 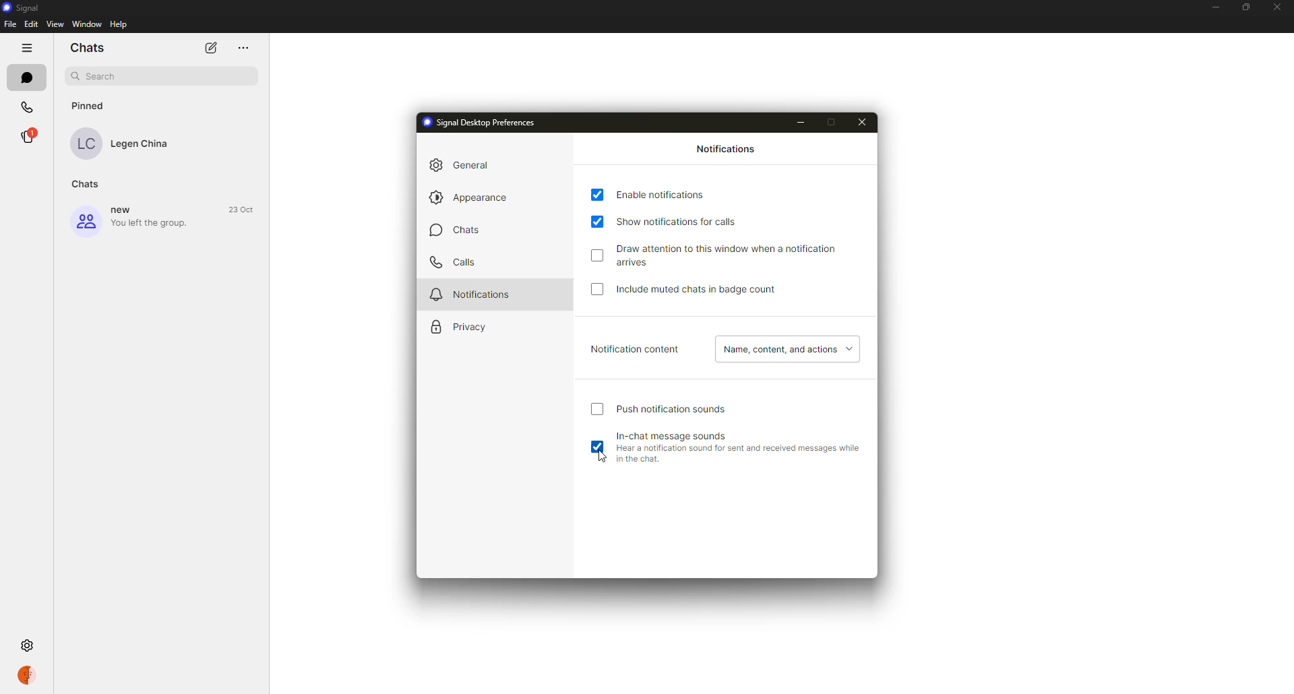 I want to click on notification content, so click(x=636, y=350).